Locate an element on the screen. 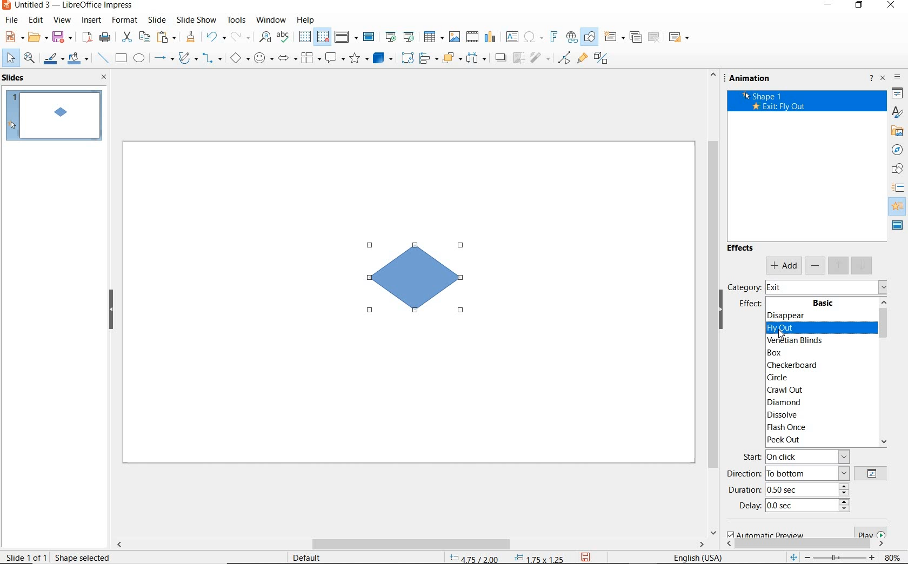 This screenshot has height=564, width=908. find and replace is located at coordinates (265, 37).